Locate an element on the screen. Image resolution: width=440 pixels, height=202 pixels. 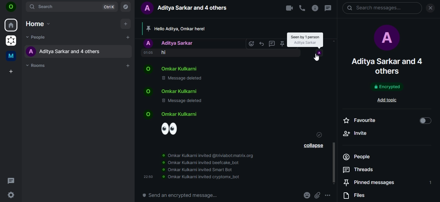
bar is located at coordinates (337, 102).